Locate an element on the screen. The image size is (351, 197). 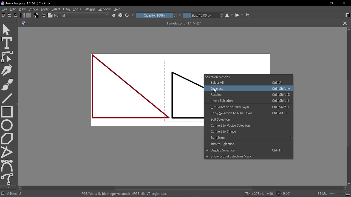
View is located at coordinates (22, 9).